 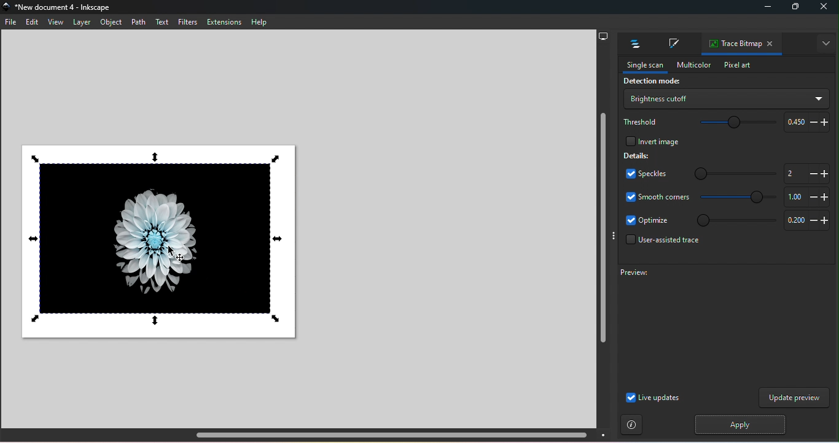 I want to click on Pixel art, so click(x=737, y=66).